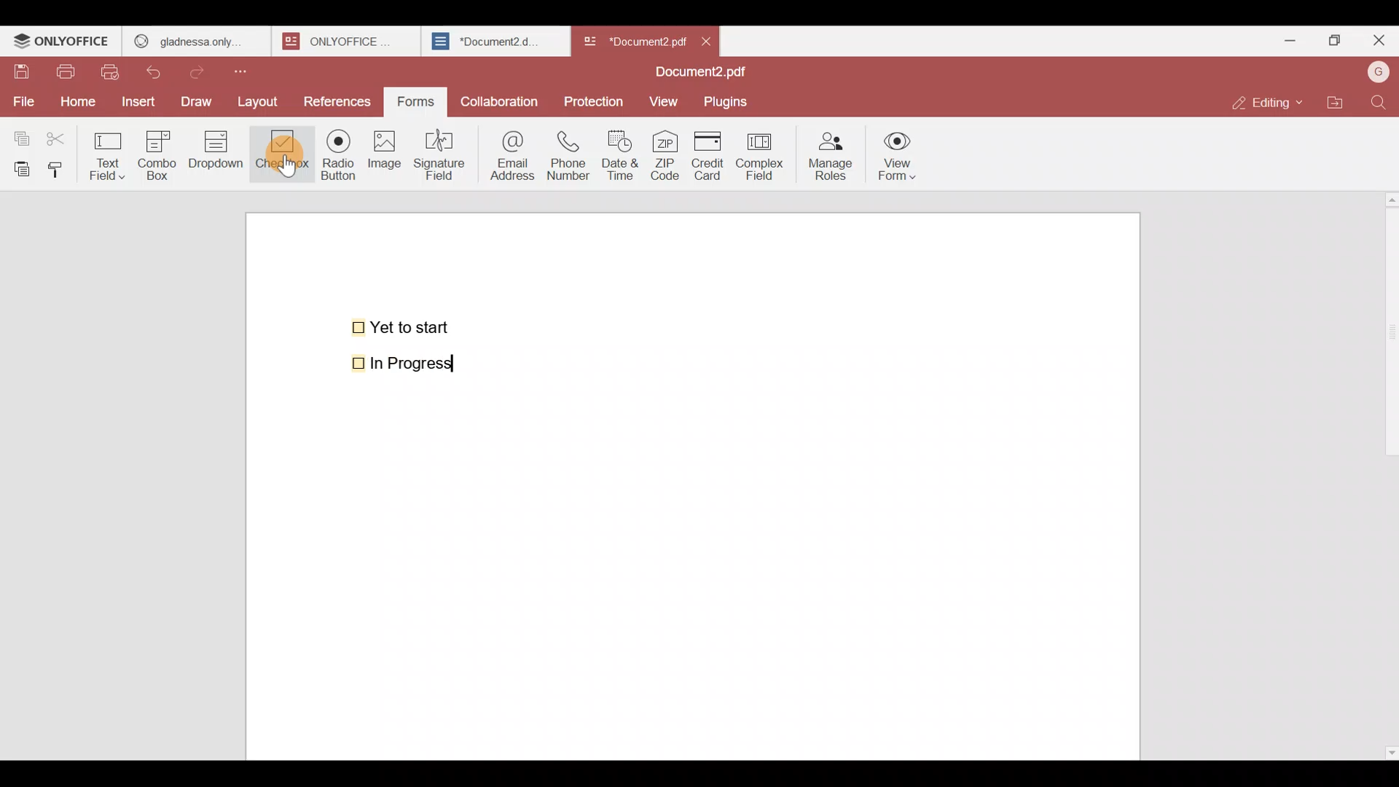 Image resolution: width=1399 pixels, height=787 pixels. What do you see at coordinates (732, 102) in the screenshot?
I see `Plugins` at bounding box center [732, 102].